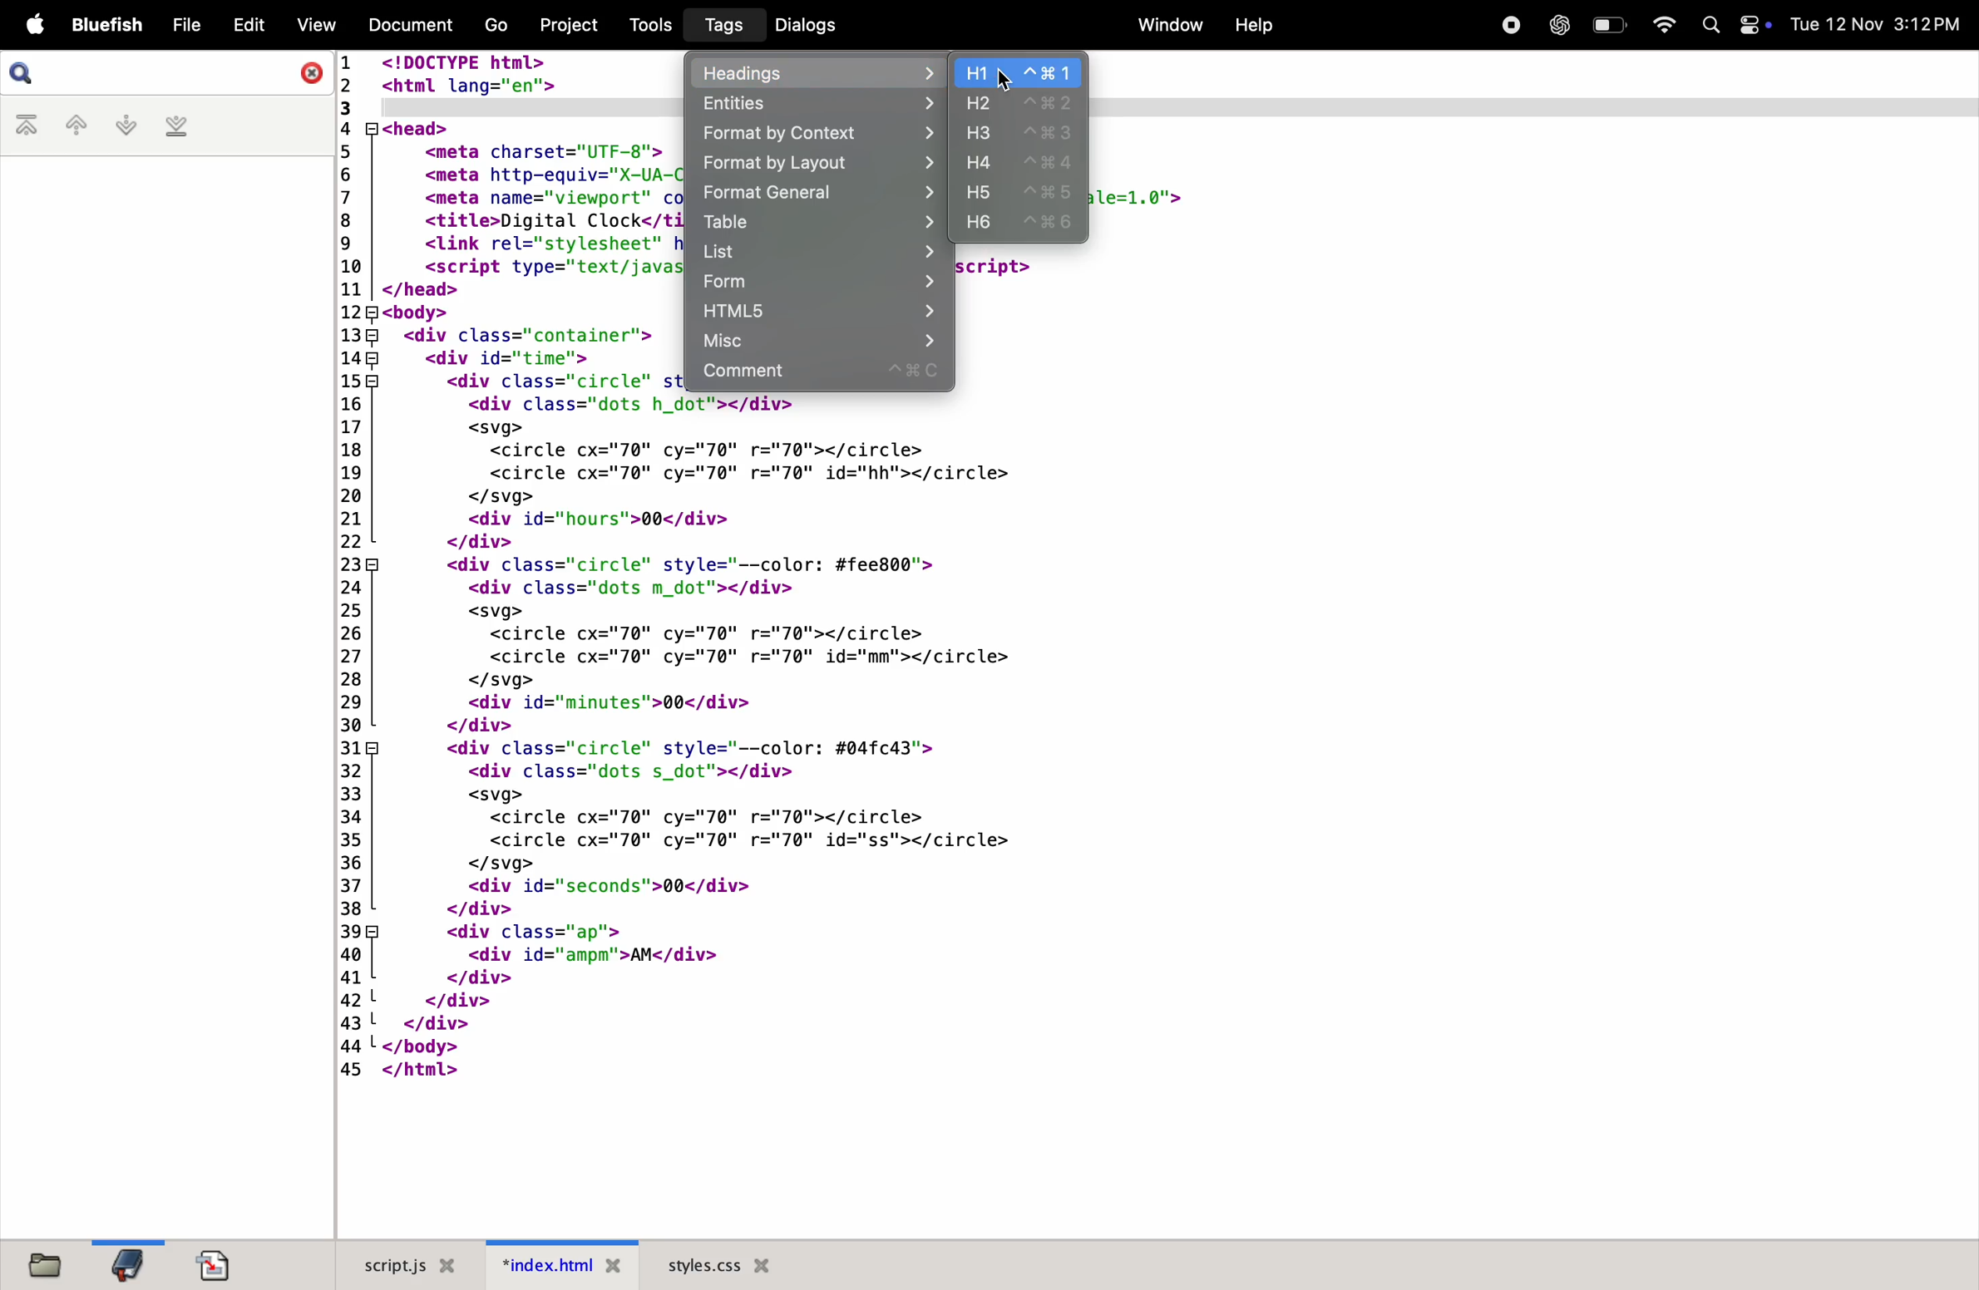 Image resolution: width=1979 pixels, height=1290 pixels. I want to click on Html5, so click(816, 313).